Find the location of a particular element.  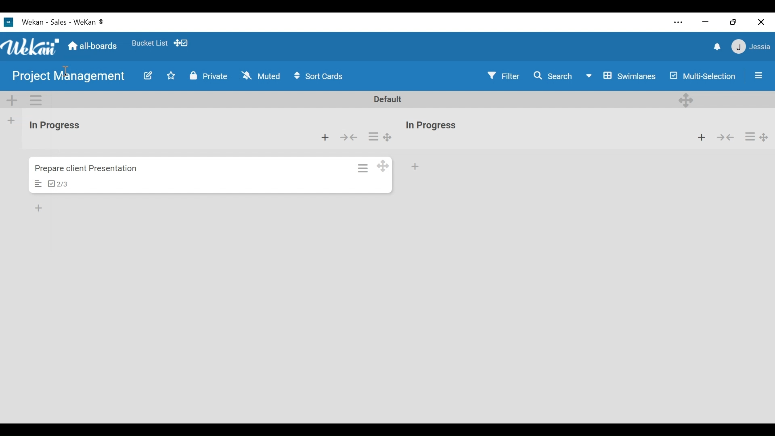

Favorite is located at coordinates (150, 44).